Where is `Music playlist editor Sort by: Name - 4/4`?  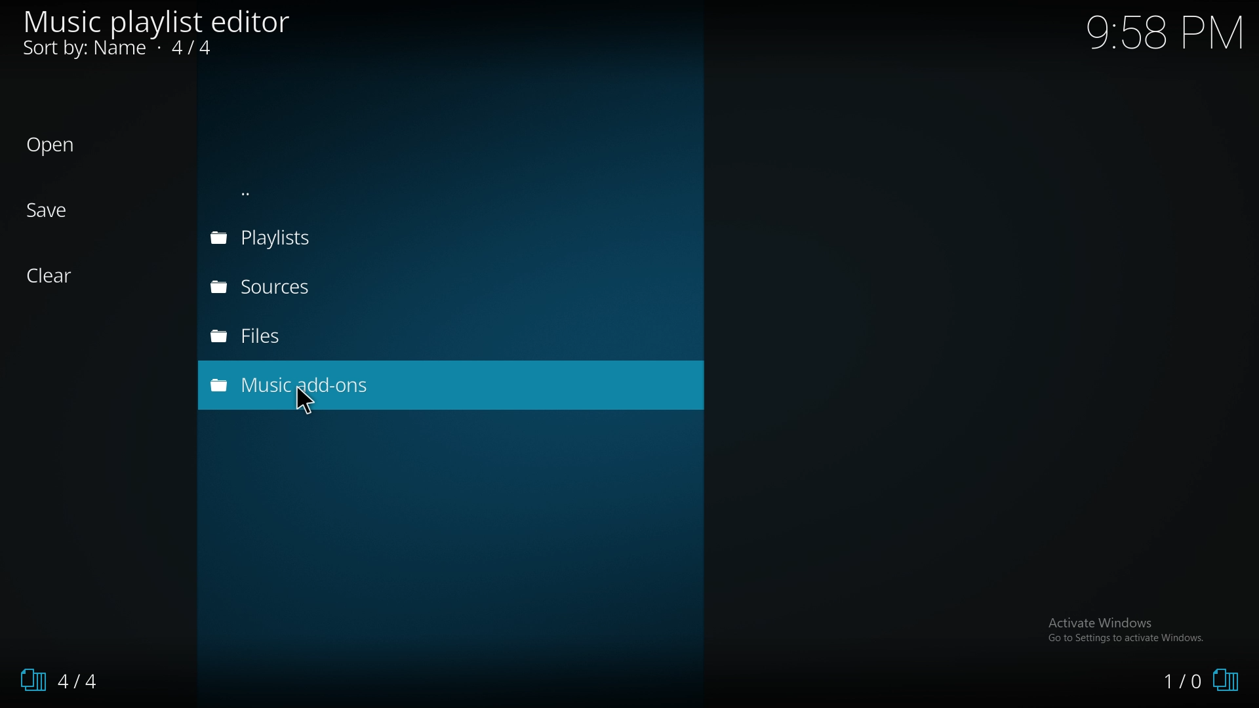 Music playlist editor Sort by: Name - 4/4 is located at coordinates (160, 33).